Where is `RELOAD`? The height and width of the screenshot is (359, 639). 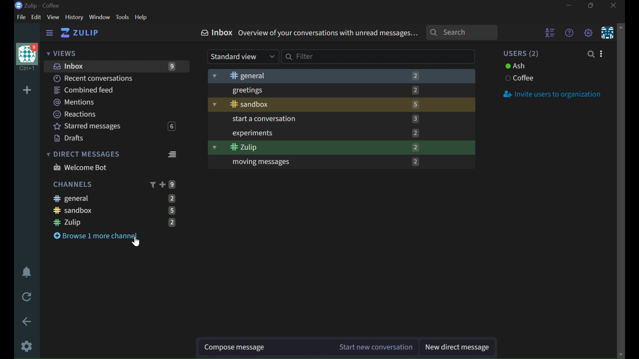 RELOAD is located at coordinates (28, 296).